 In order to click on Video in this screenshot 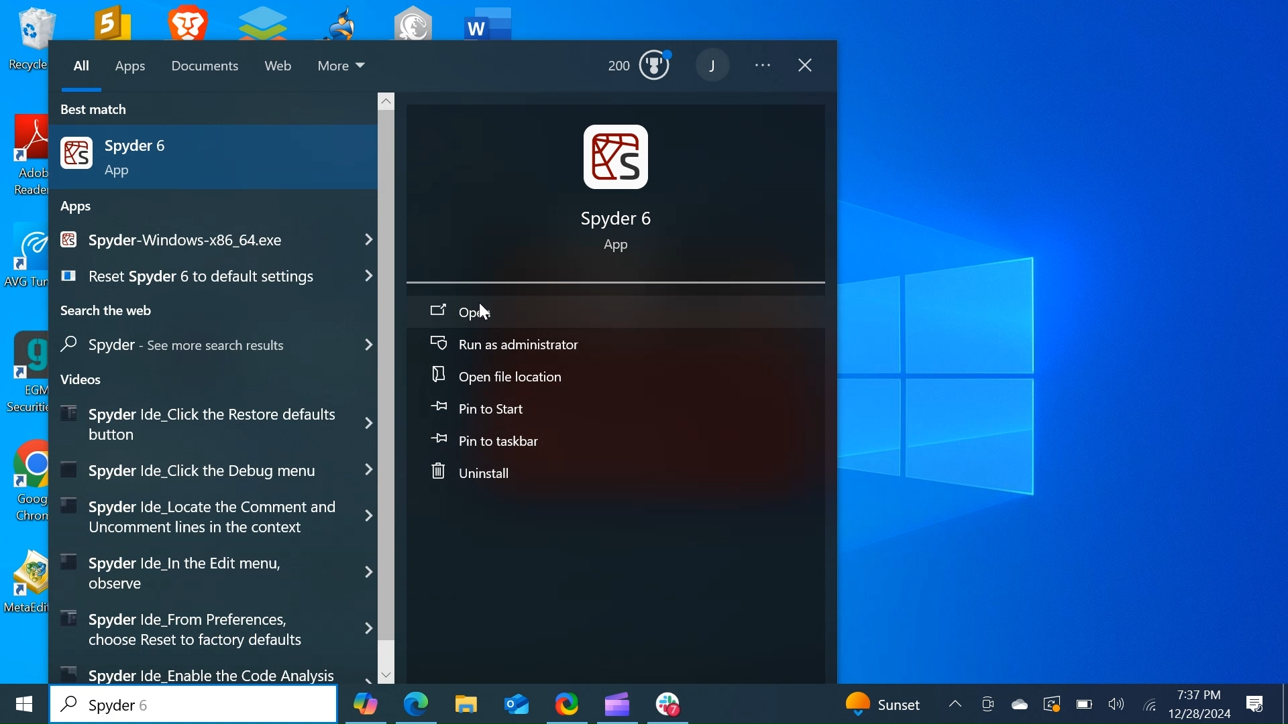, I will do `click(213, 673)`.